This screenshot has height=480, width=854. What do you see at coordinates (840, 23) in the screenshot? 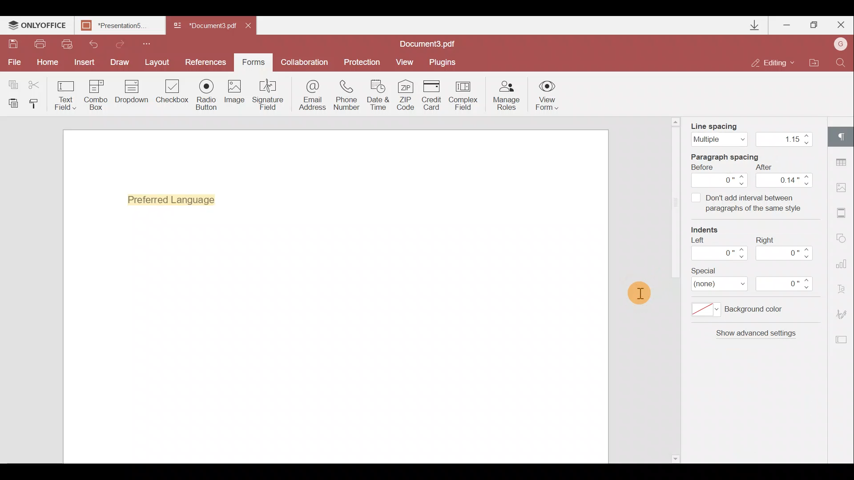
I see `Close` at bounding box center [840, 23].